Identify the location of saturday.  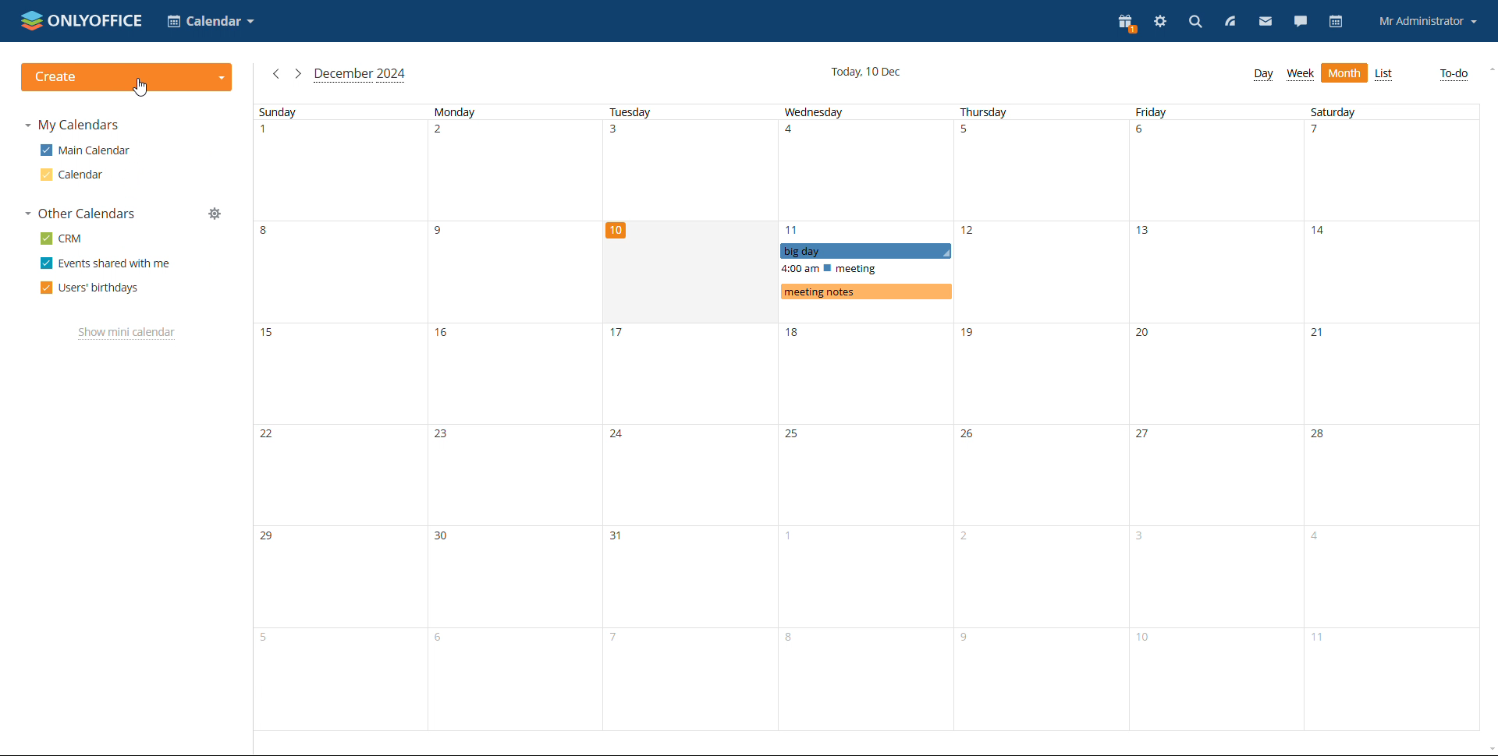
(1389, 418).